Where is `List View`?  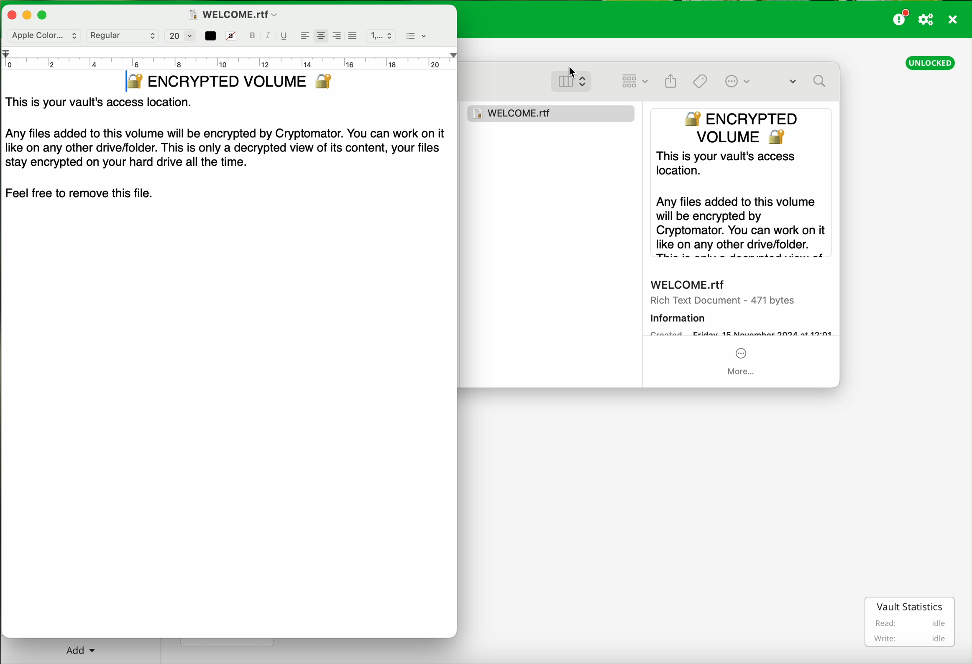 List View is located at coordinates (634, 82).